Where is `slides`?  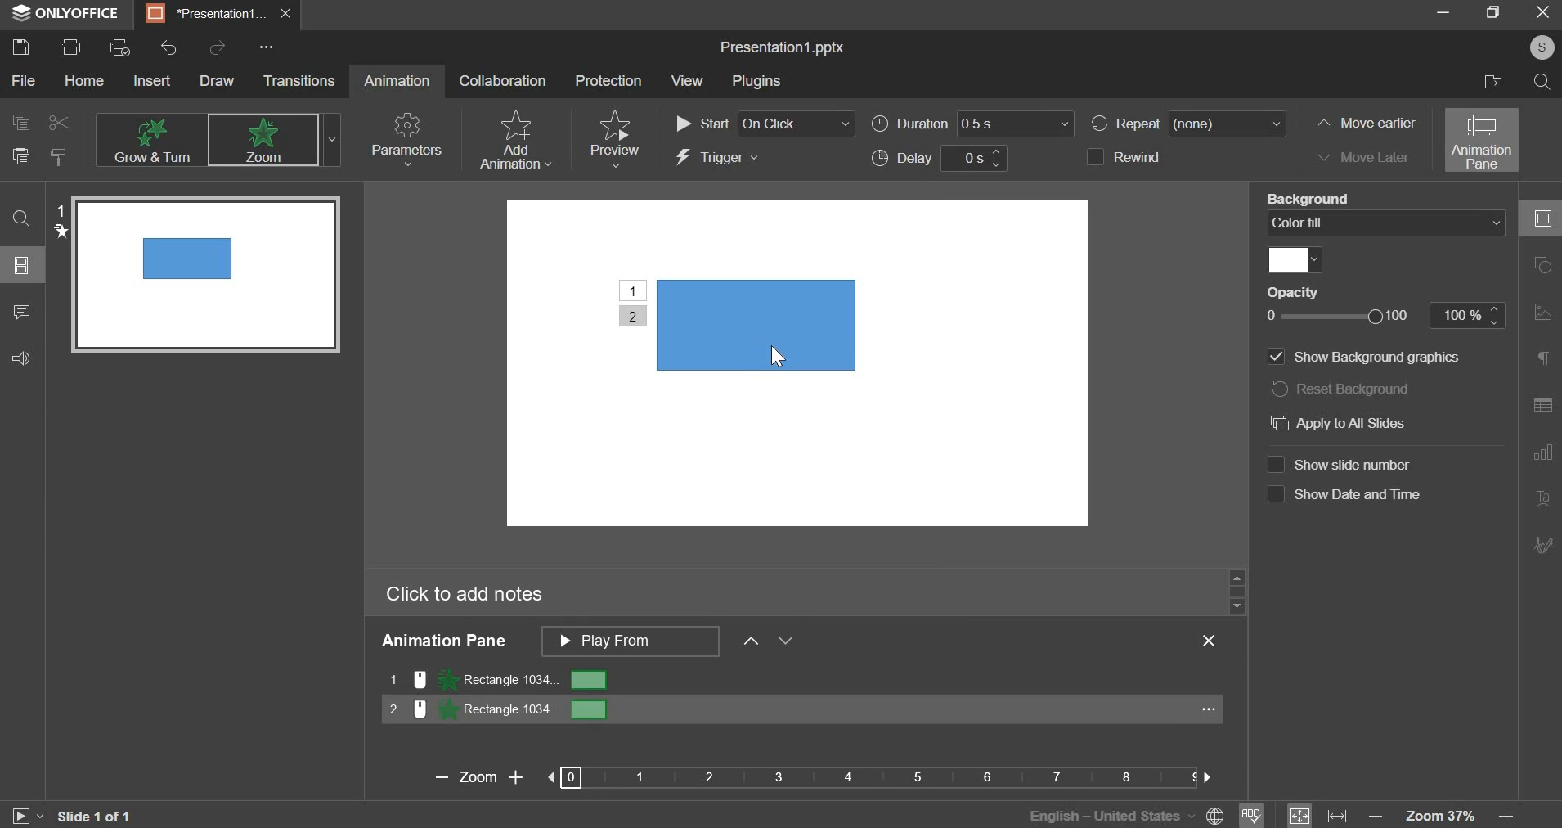 slides is located at coordinates (24, 265).